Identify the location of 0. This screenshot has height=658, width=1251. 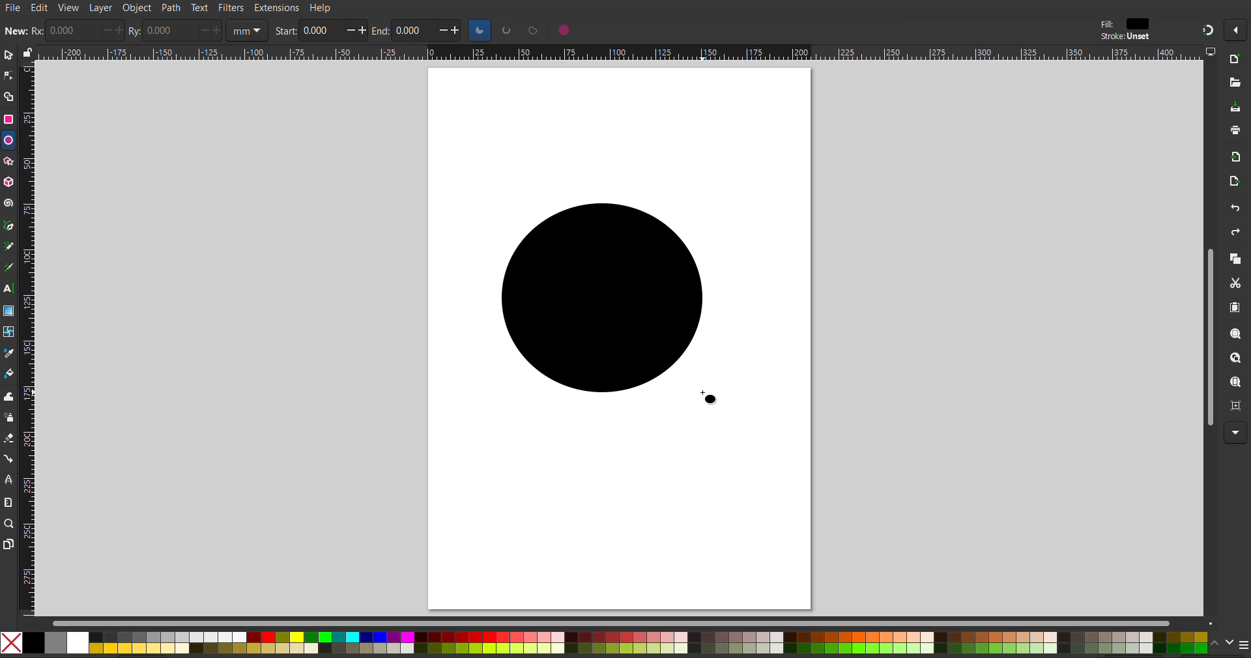
(70, 29).